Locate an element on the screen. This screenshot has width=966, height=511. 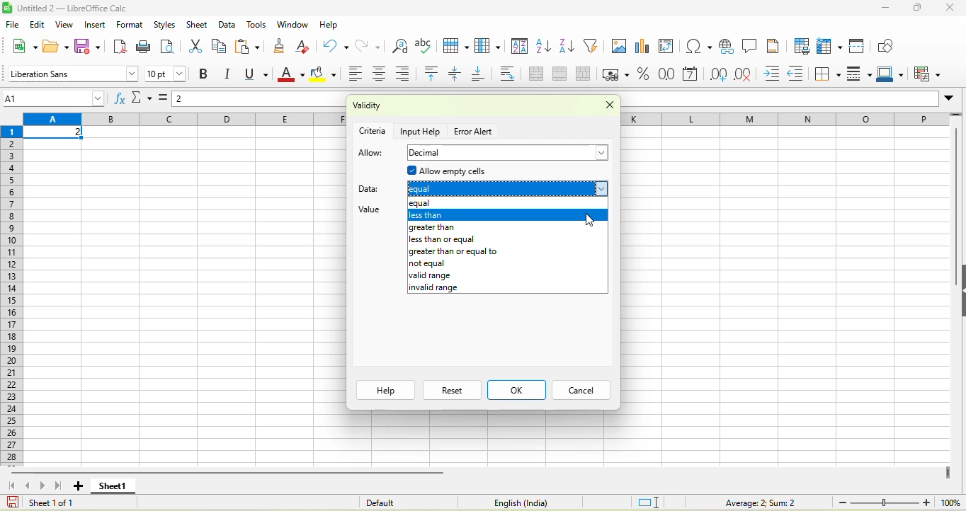
scroll top last sheet is located at coordinates (61, 486).